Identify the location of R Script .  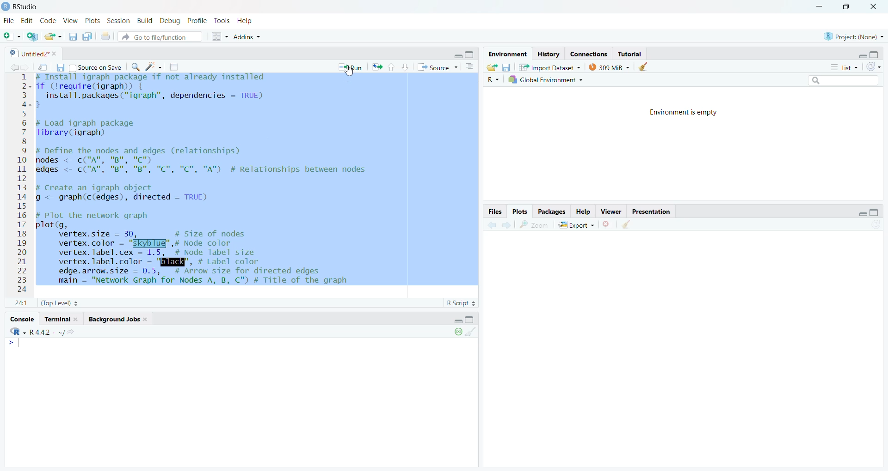
(455, 303).